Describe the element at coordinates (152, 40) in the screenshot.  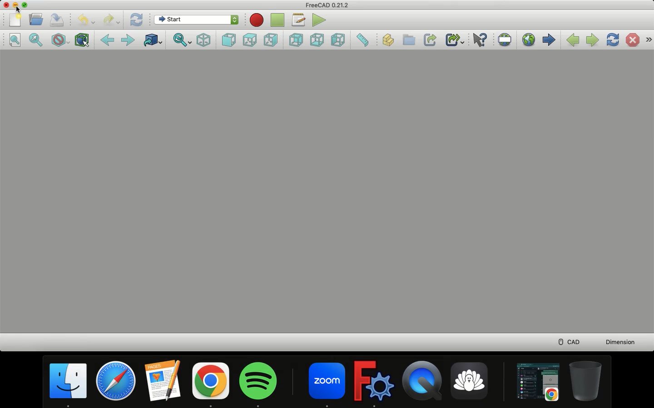
I see `Go to linked object` at that location.